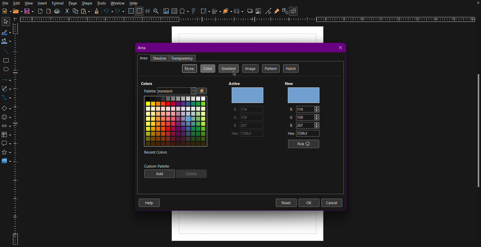 This screenshot has height=247, width=481. I want to click on new RGB values, so click(305, 117).